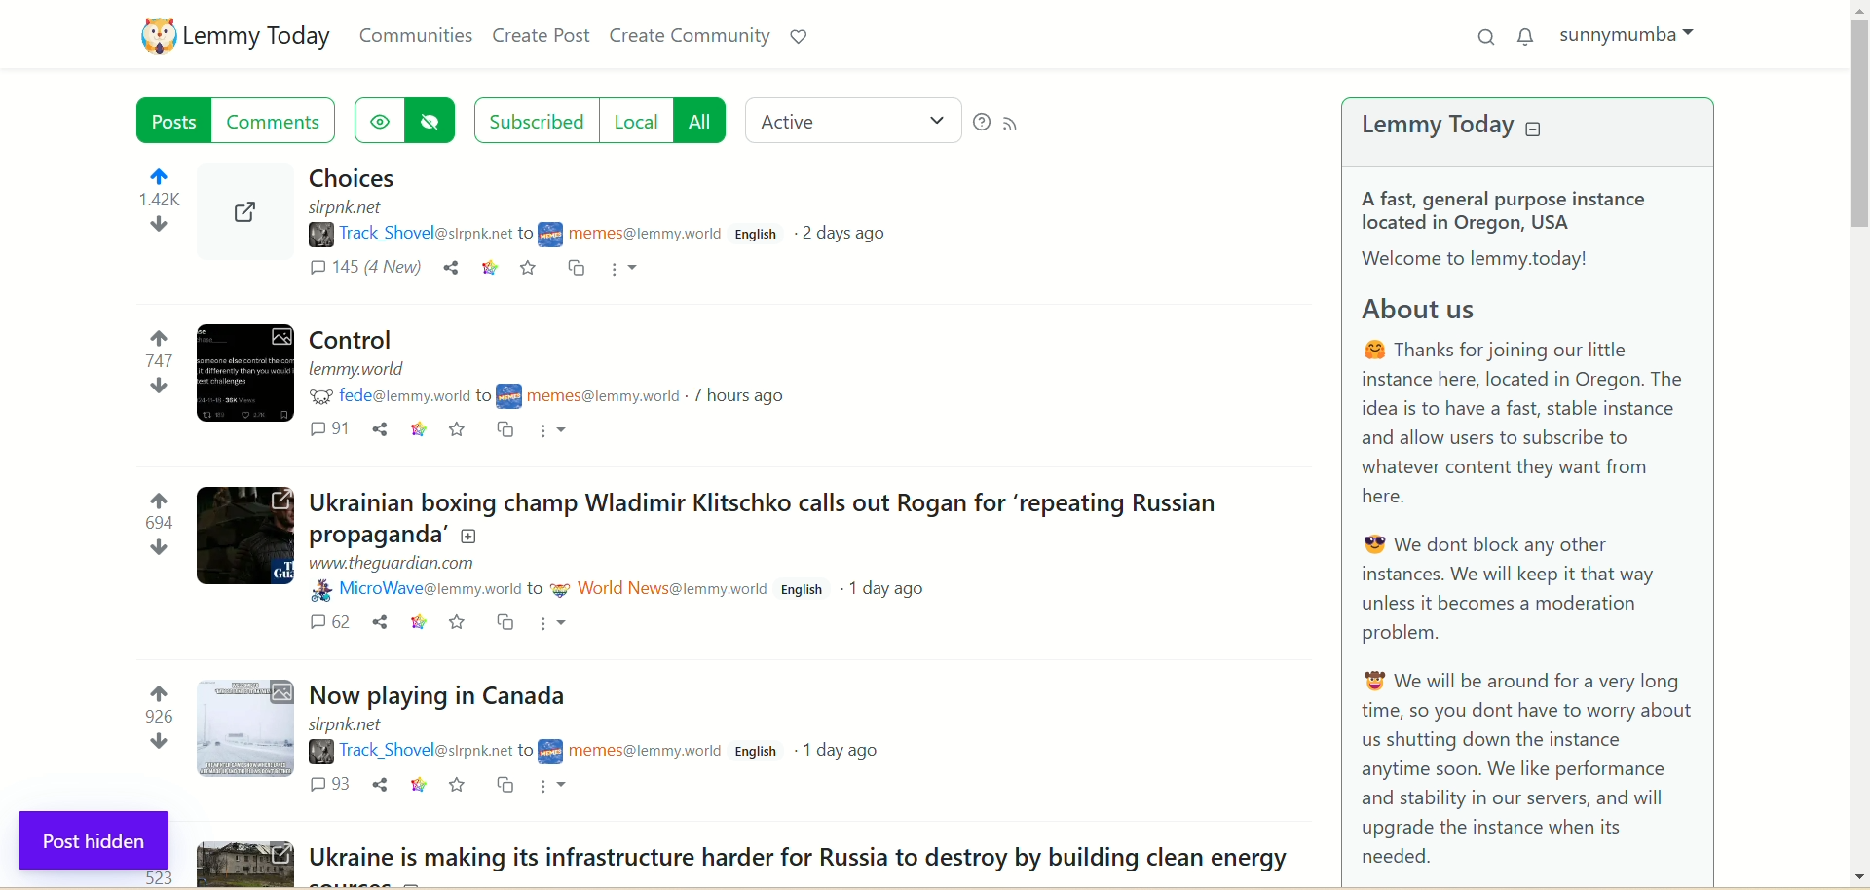  Describe the element at coordinates (418, 233) in the screenshot. I see `username` at that location.